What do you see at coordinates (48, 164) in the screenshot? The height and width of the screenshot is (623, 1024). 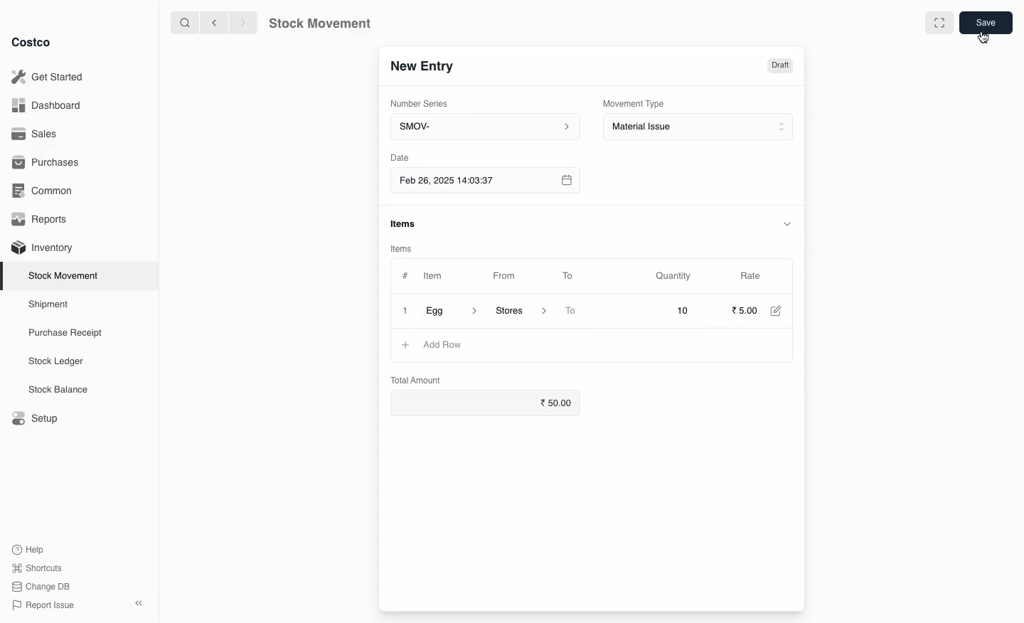 I see `Purchases` at bounding box center [48, 164].